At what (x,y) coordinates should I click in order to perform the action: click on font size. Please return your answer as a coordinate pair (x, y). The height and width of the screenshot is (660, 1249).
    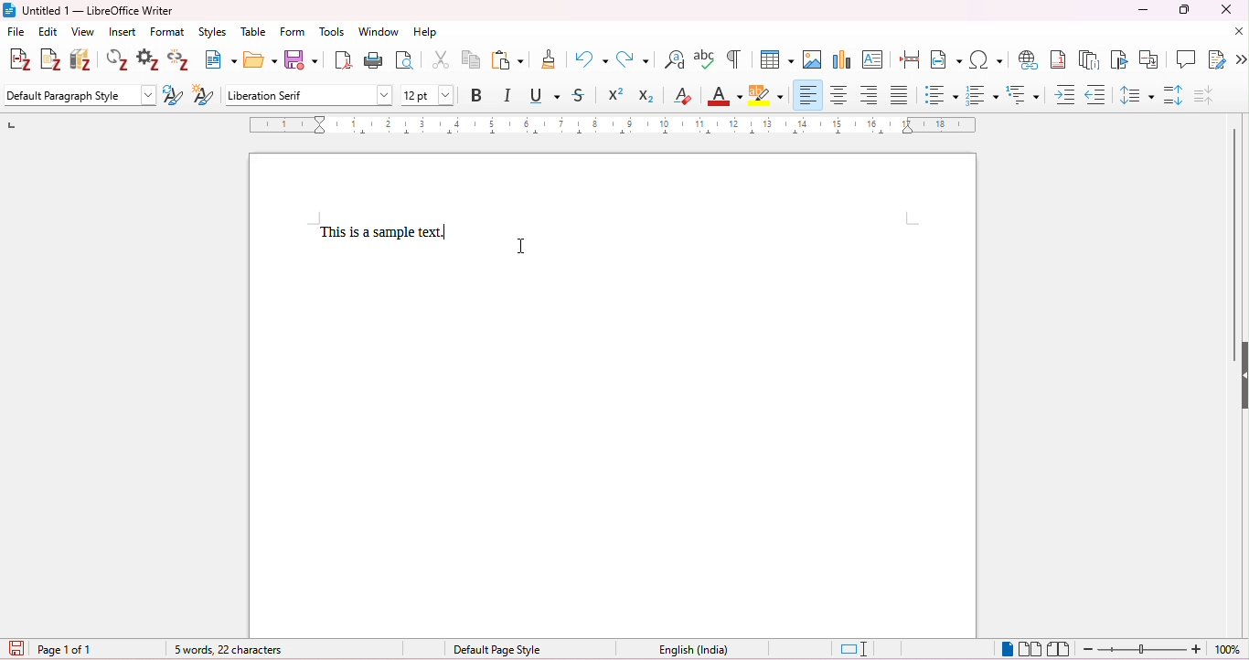
    Looking at the image, I should click on (429, 95).